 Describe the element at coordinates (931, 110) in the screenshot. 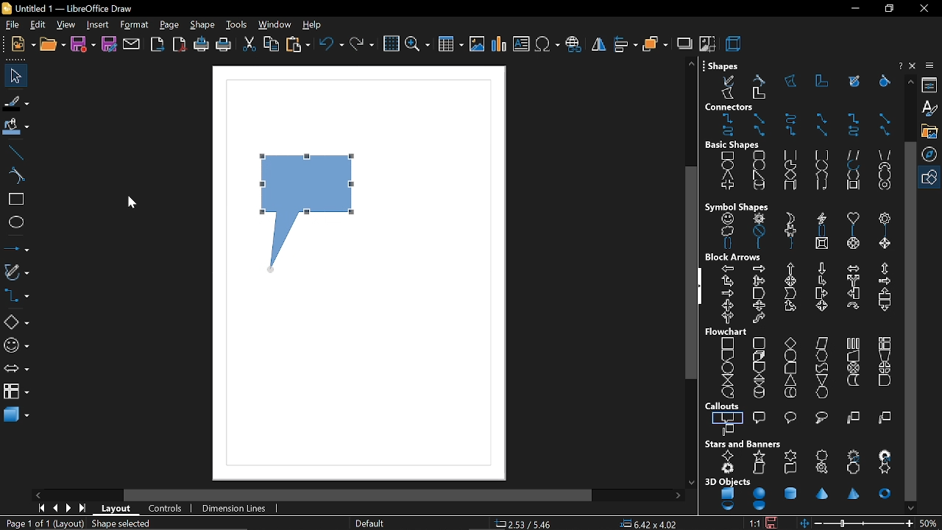

I see `styles` at that location.